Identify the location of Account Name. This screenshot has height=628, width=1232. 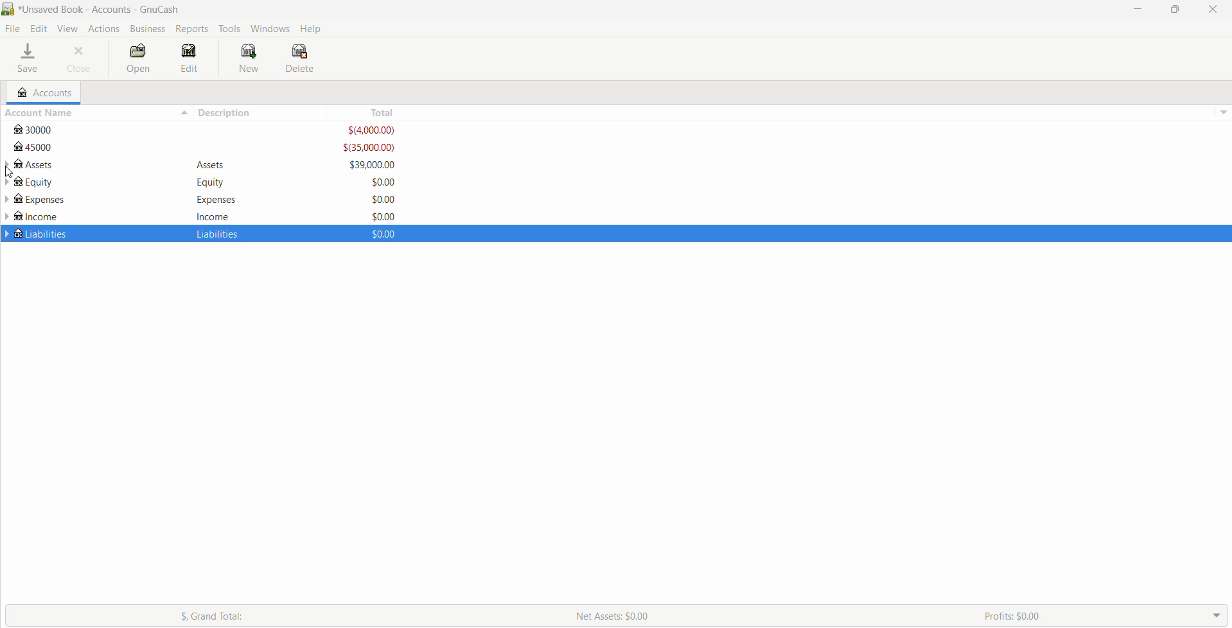
(96, 113).